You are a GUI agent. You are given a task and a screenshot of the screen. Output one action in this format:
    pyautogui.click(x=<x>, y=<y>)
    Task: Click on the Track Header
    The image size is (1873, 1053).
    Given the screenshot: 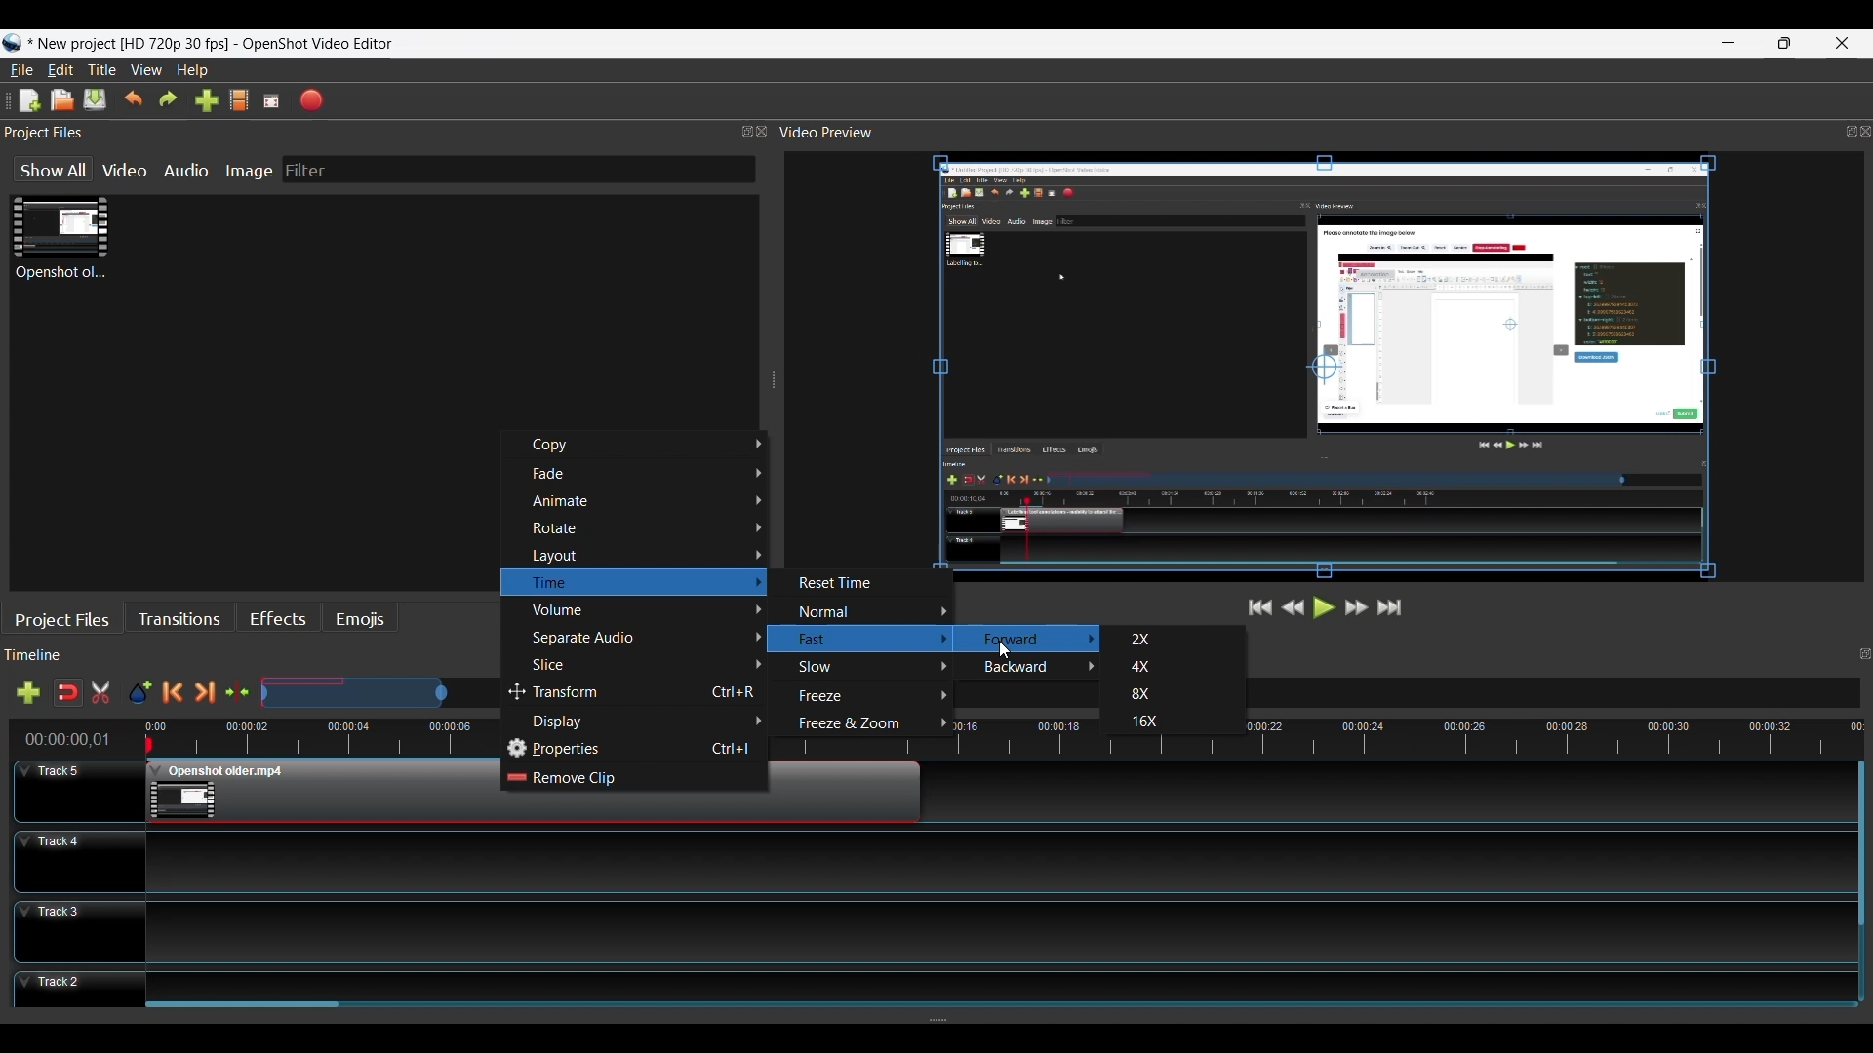 What is the action you would take?
    pyautogui.click(x=81, y=930)
    